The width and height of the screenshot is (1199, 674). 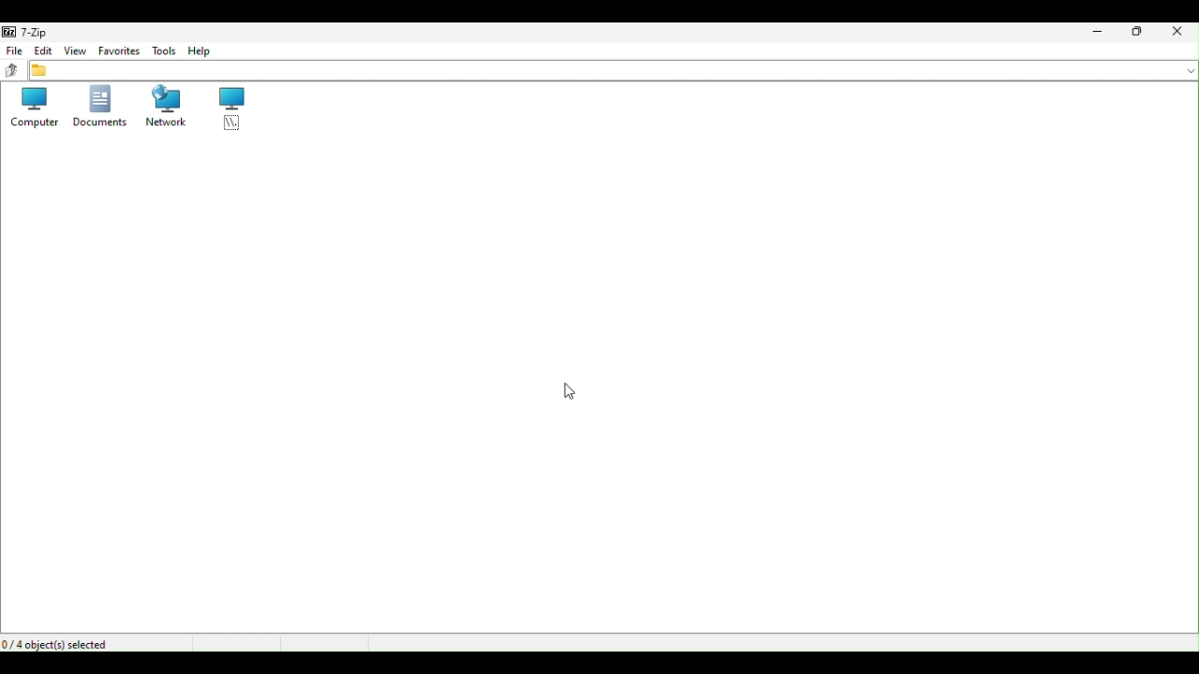 I want to click on Minimise , so click(x=1097, y=33).